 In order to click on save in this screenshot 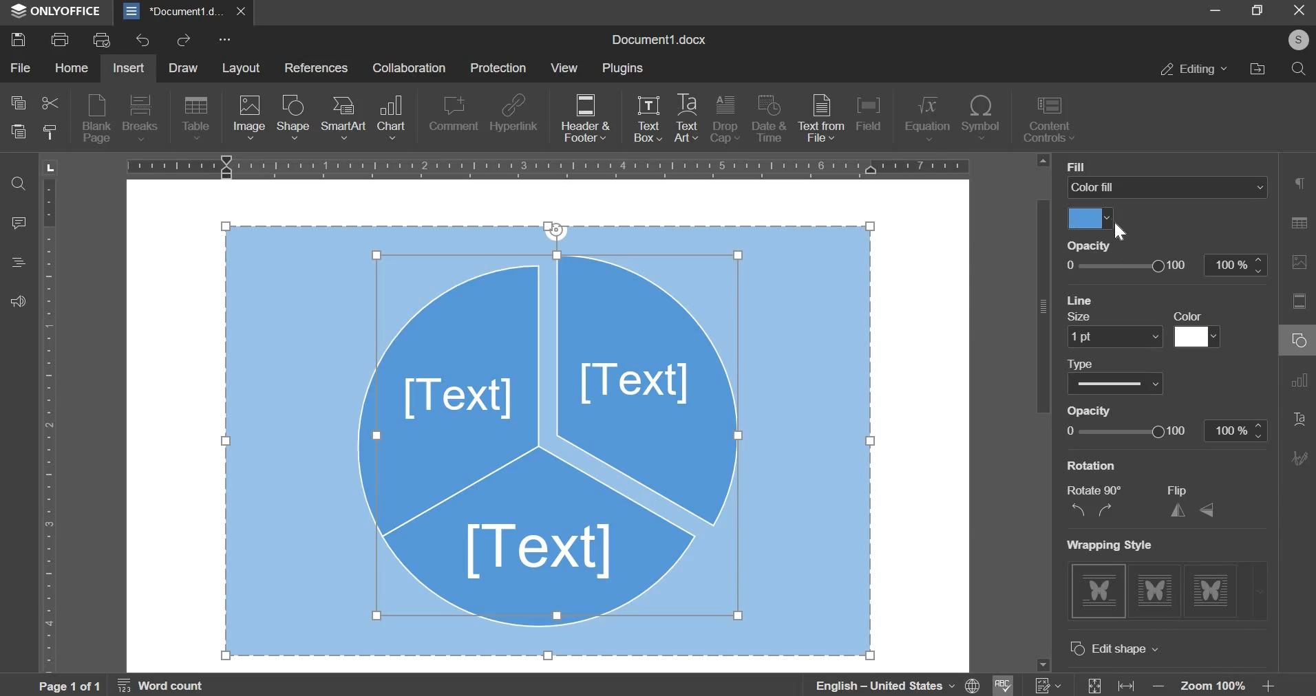, I will do `click(18, 39)`.